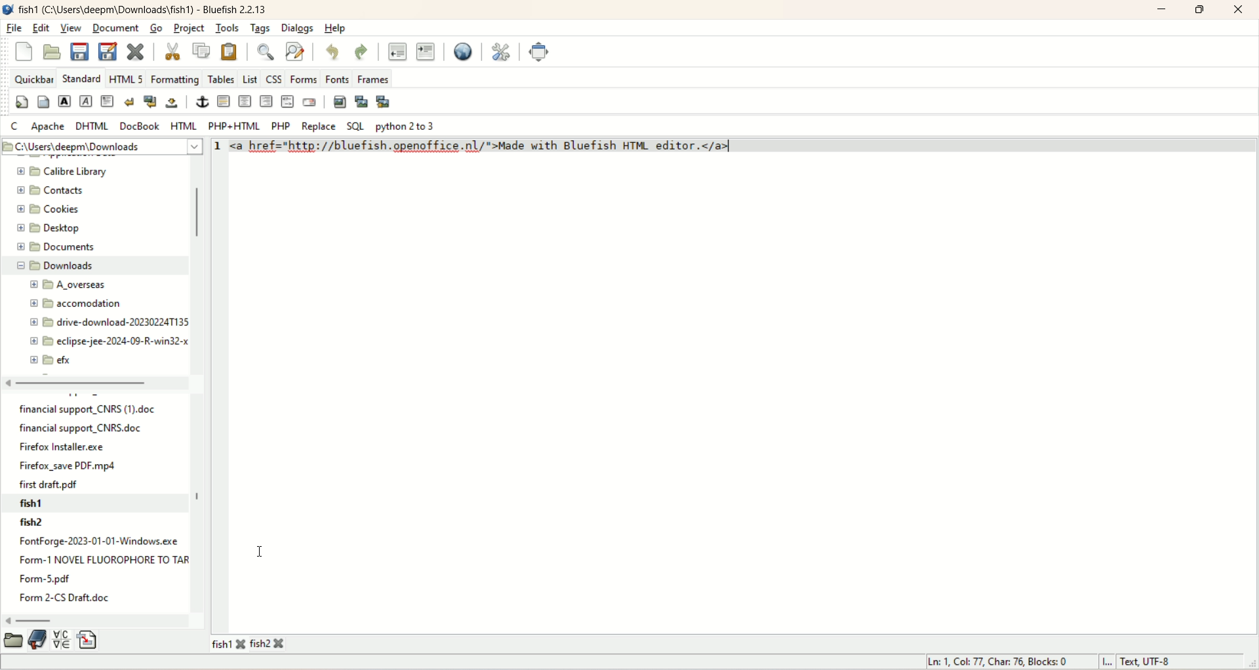 The height and width of the screenshot is (670, 1259). I want to click on emphasize, so click(87, 102).